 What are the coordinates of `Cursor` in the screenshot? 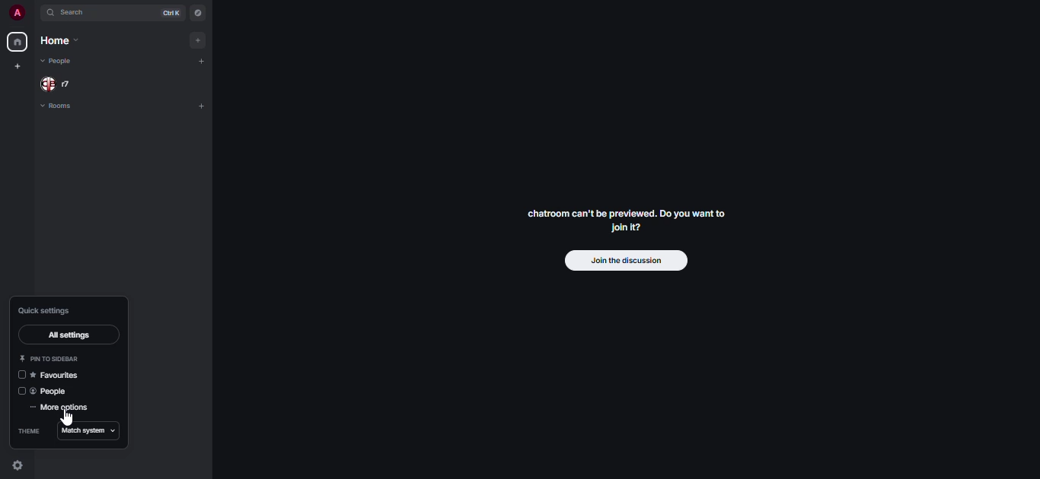 It's located at (71, 416).